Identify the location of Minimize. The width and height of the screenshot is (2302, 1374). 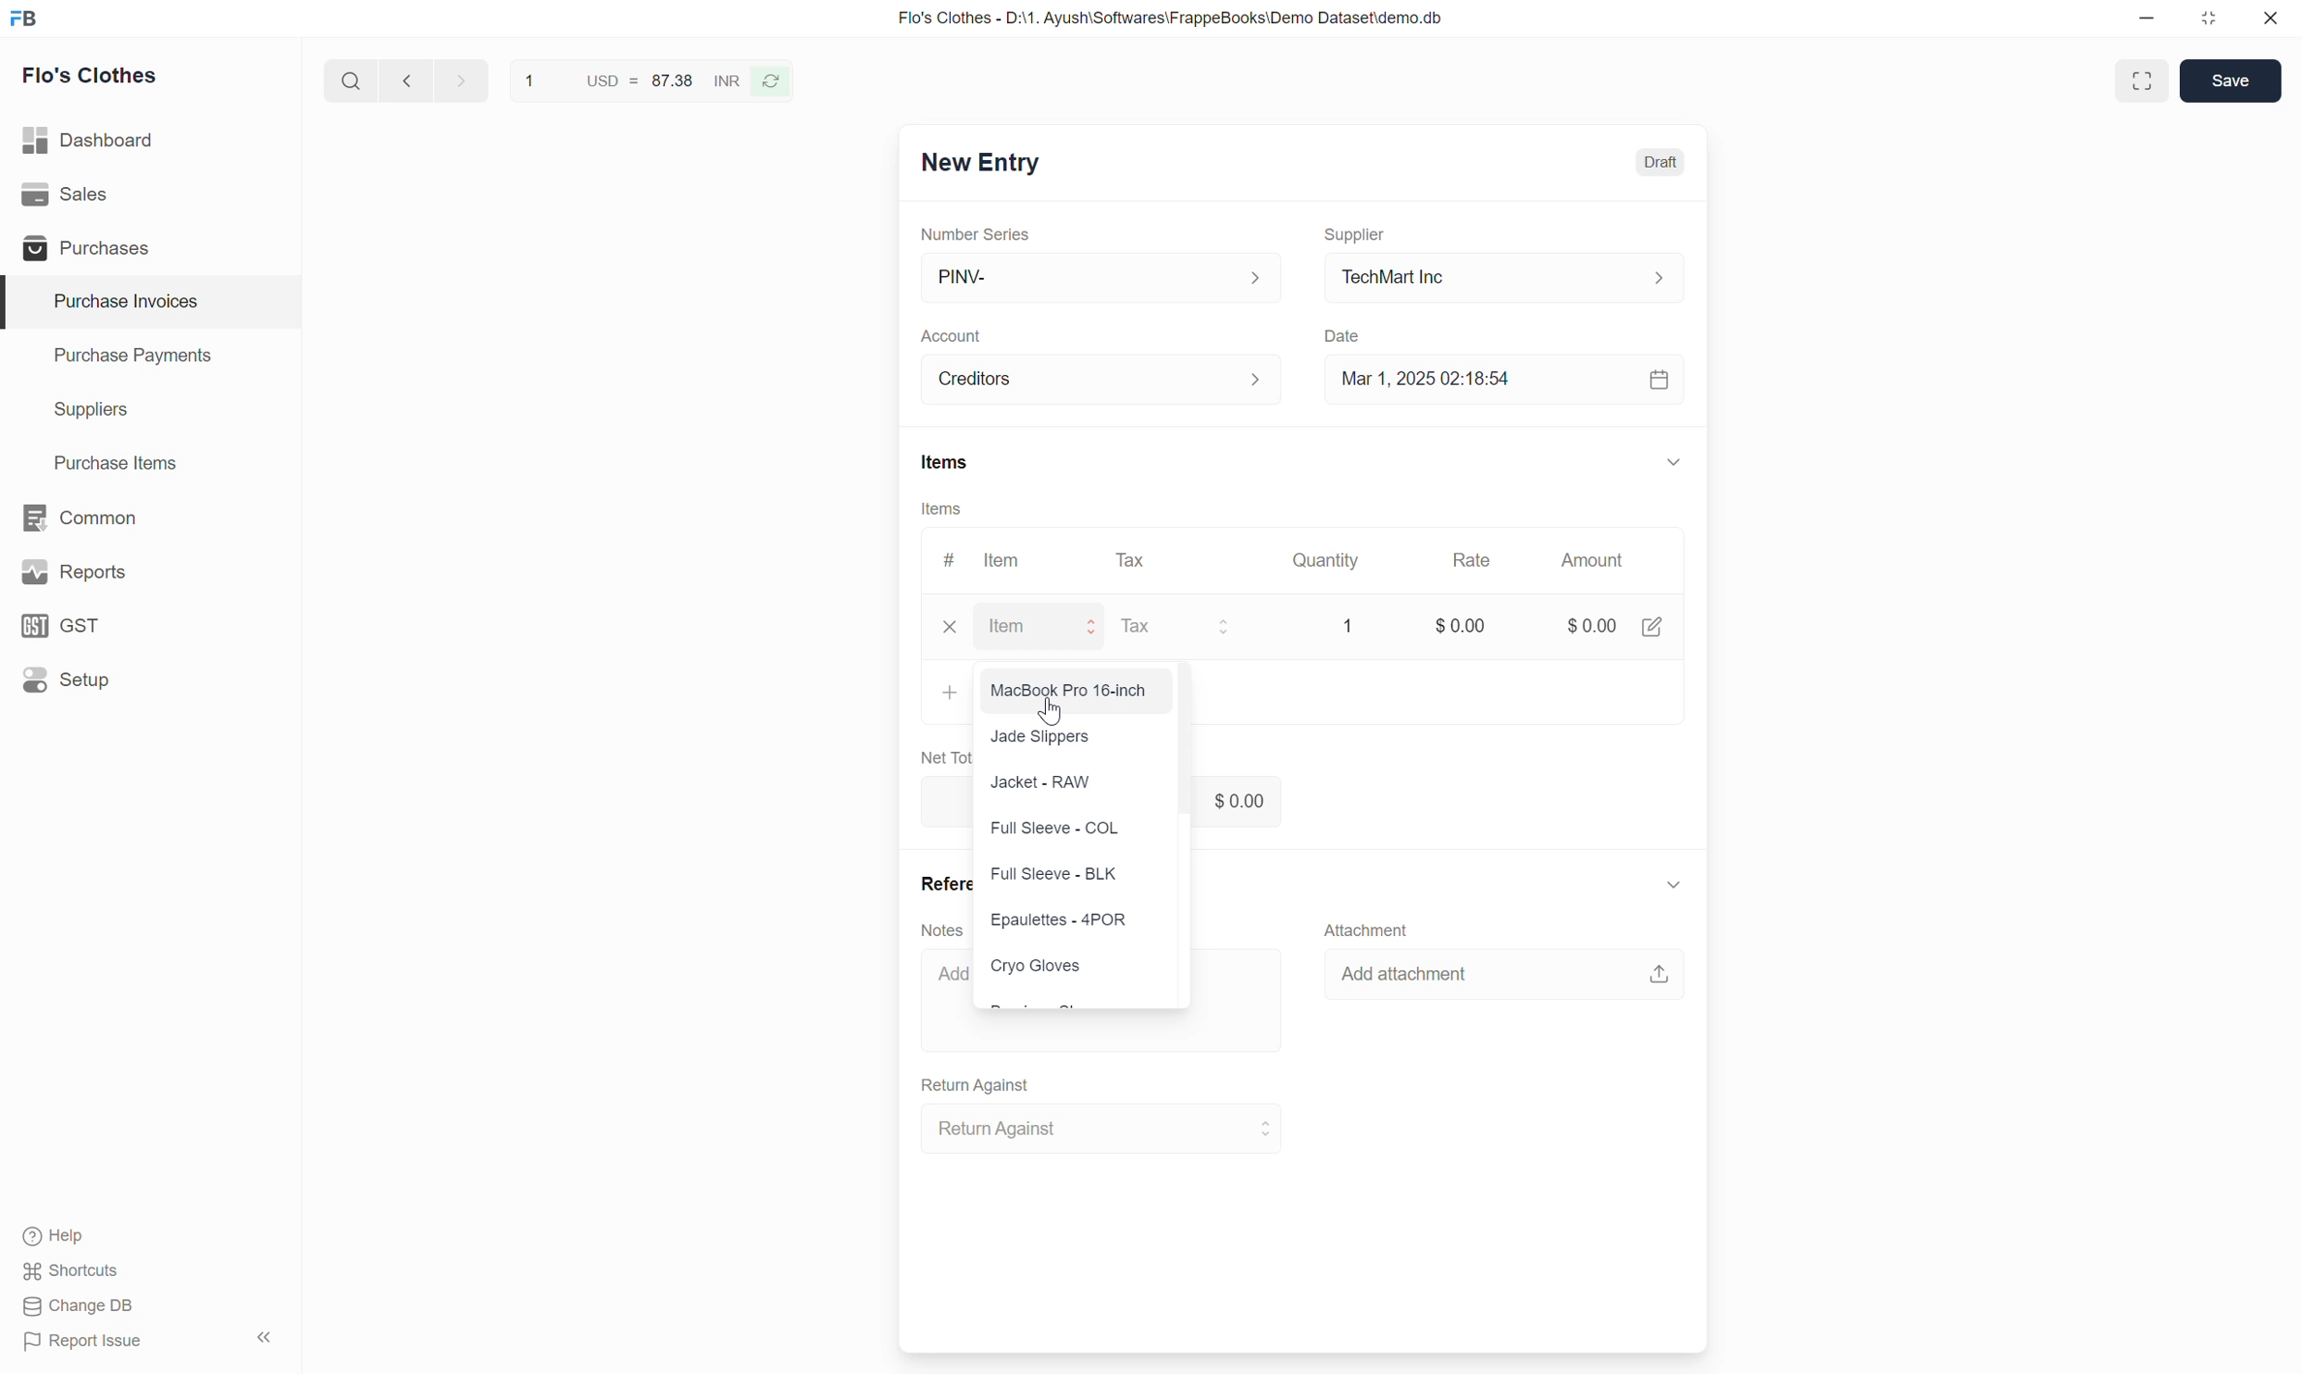
(2146, 18).